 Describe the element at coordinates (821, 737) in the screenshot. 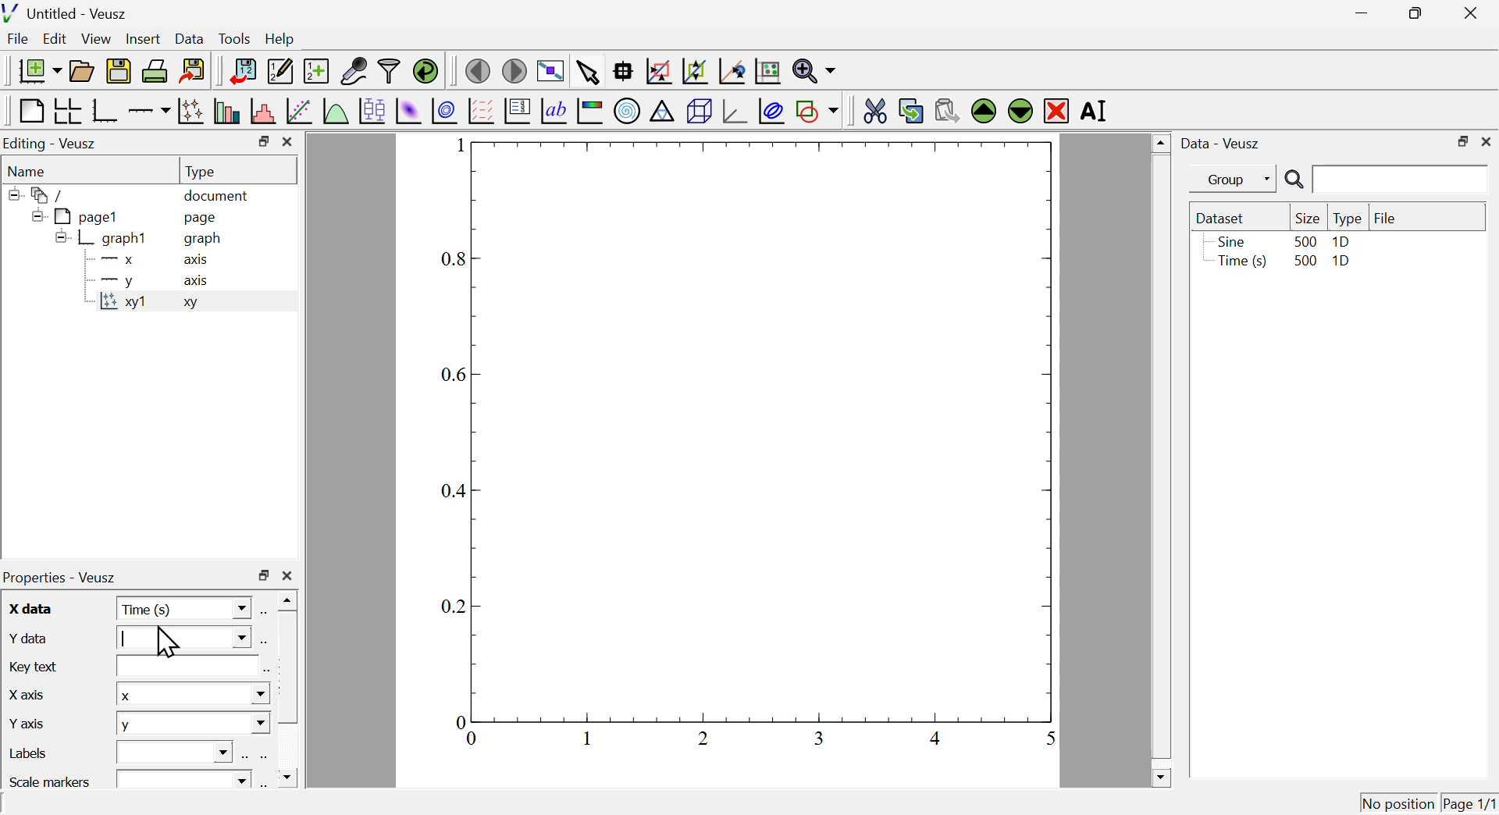

I see `0.6` at that location.